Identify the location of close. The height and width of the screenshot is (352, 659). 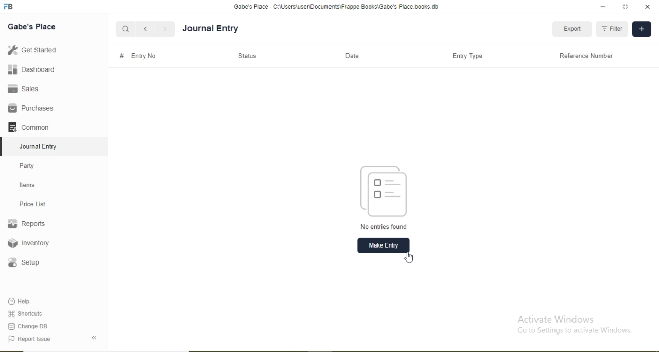
(648, 7).